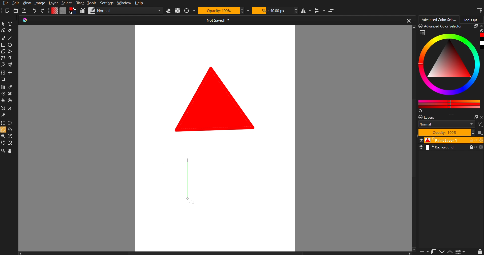  I want to click on Create, so click(11, 73).